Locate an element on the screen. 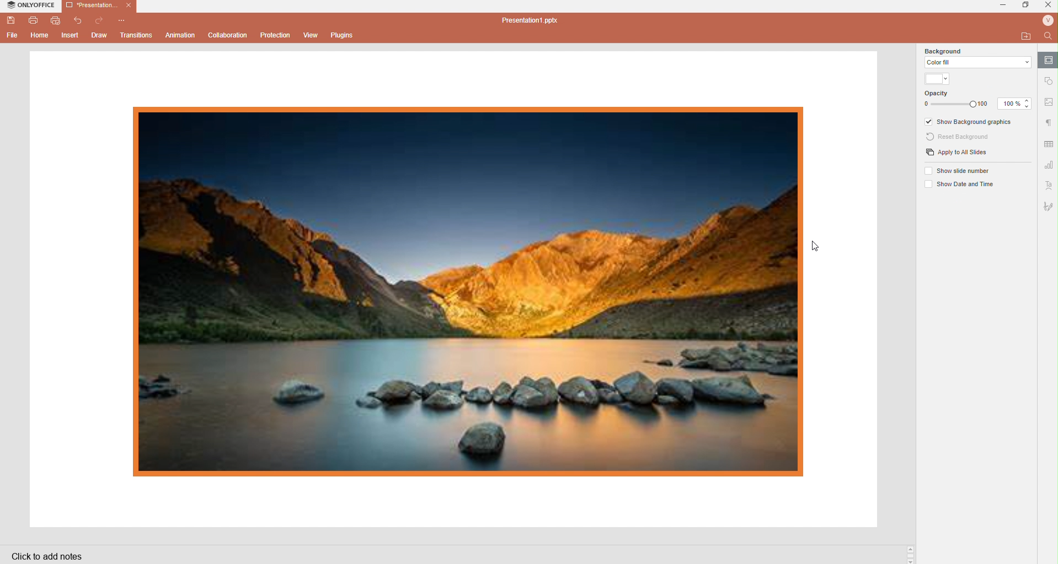  Paragraph settings is located at coordinates (1050, 123).